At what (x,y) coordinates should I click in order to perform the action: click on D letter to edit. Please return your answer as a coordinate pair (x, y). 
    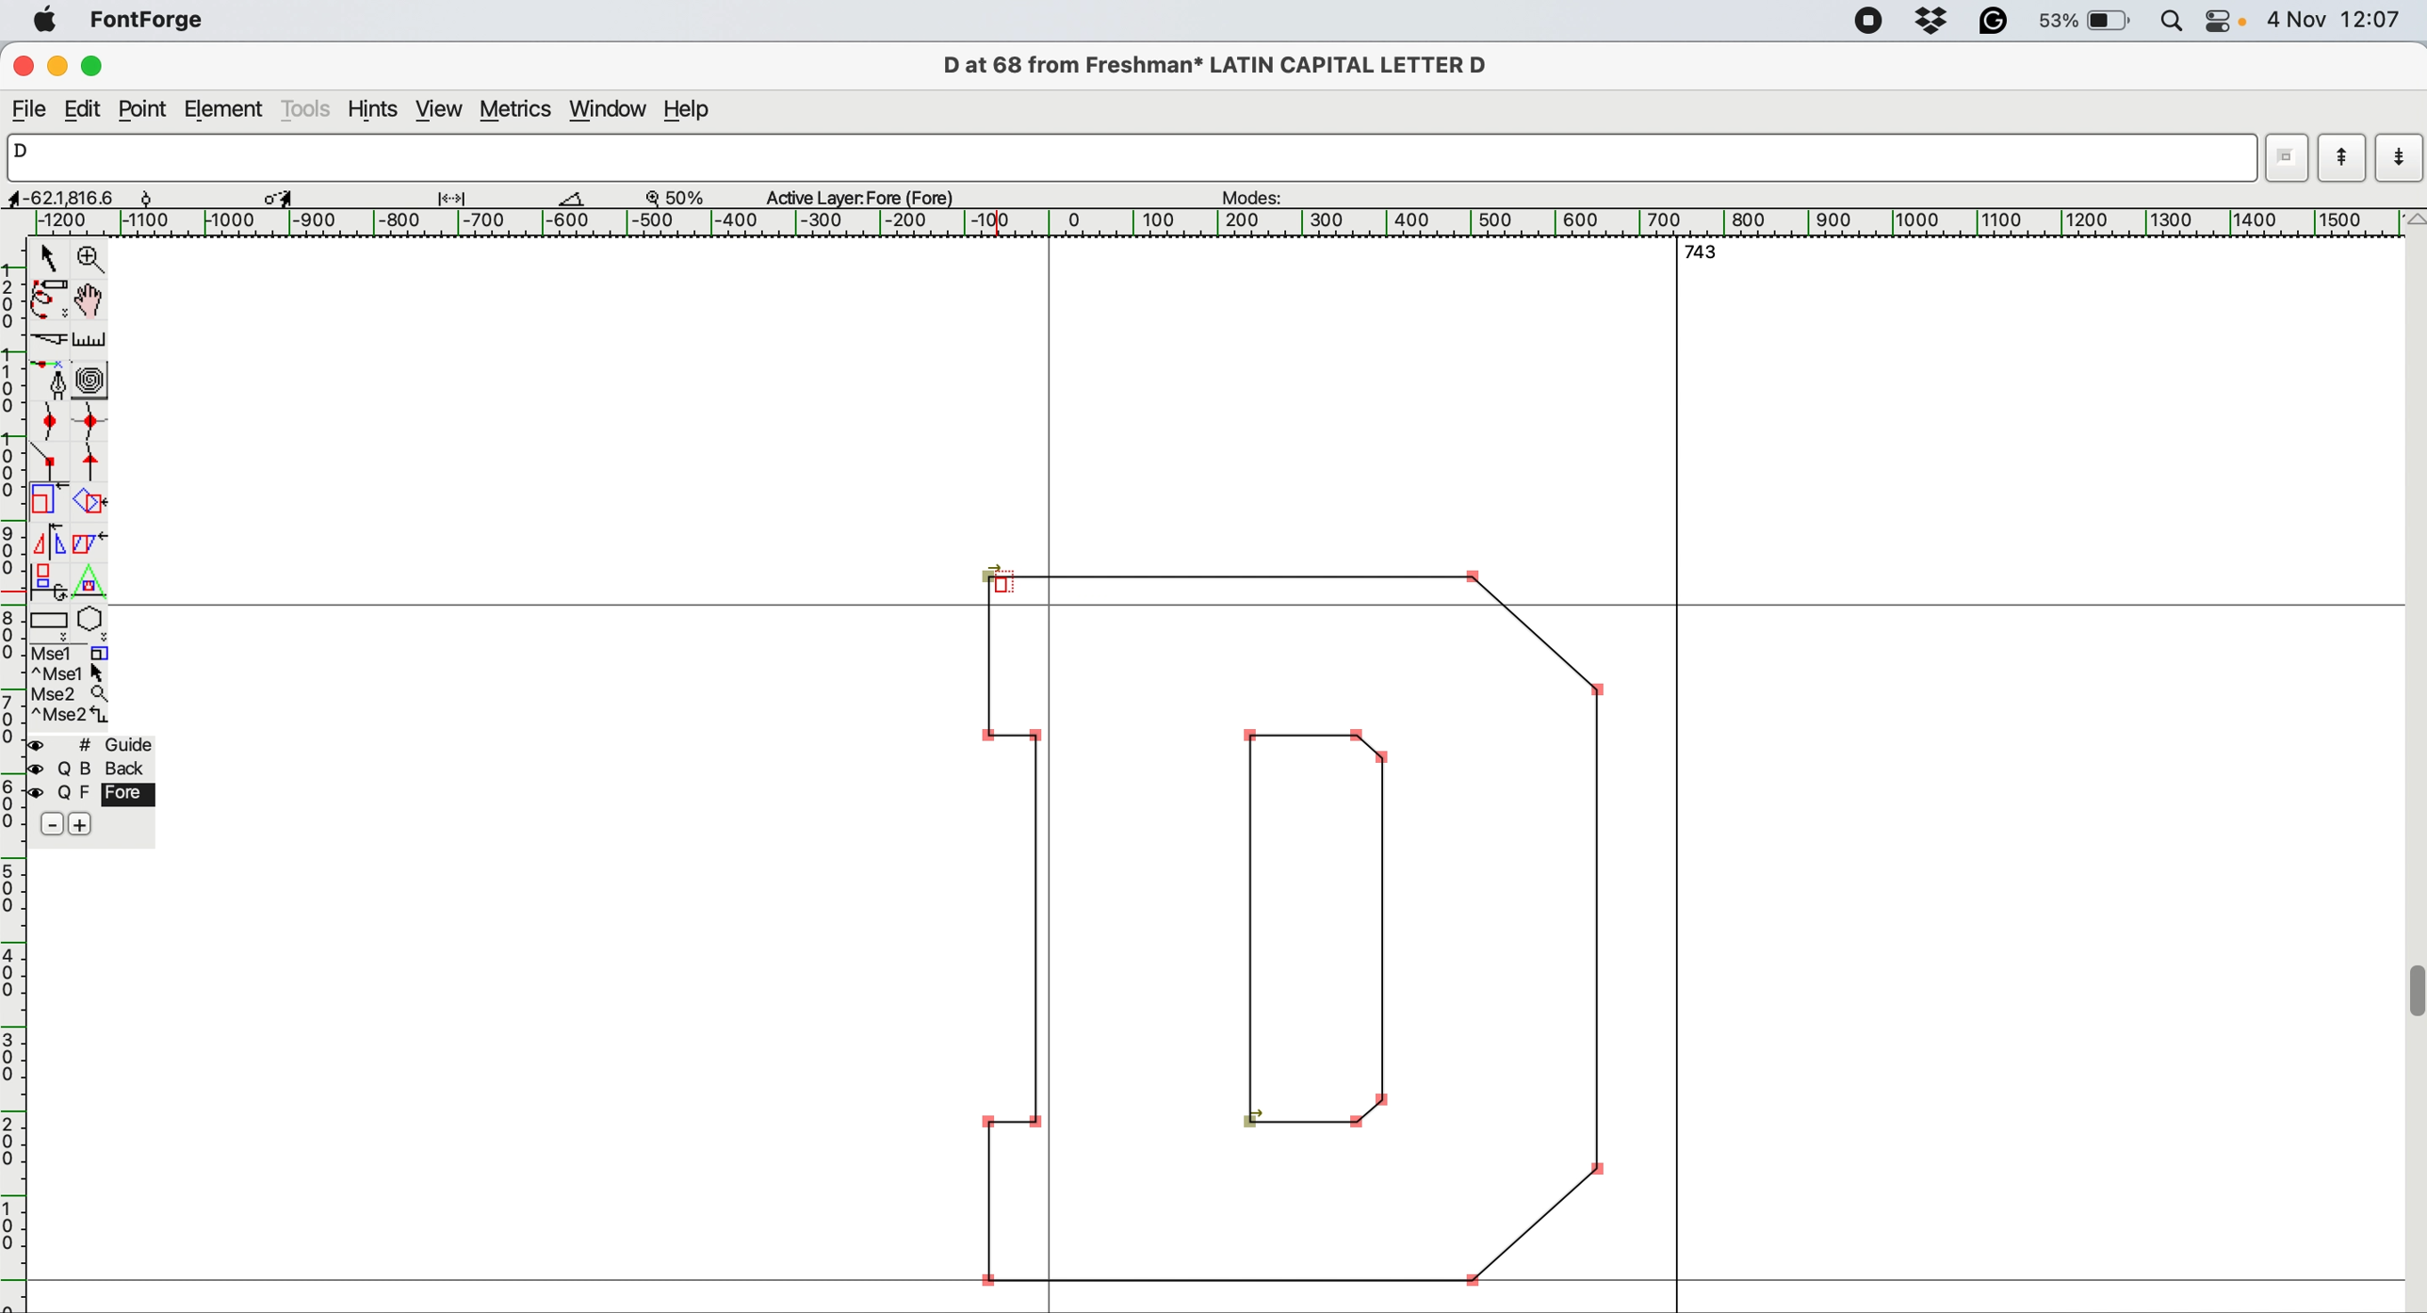
    Looking at the image, I should click on (1280, 916).